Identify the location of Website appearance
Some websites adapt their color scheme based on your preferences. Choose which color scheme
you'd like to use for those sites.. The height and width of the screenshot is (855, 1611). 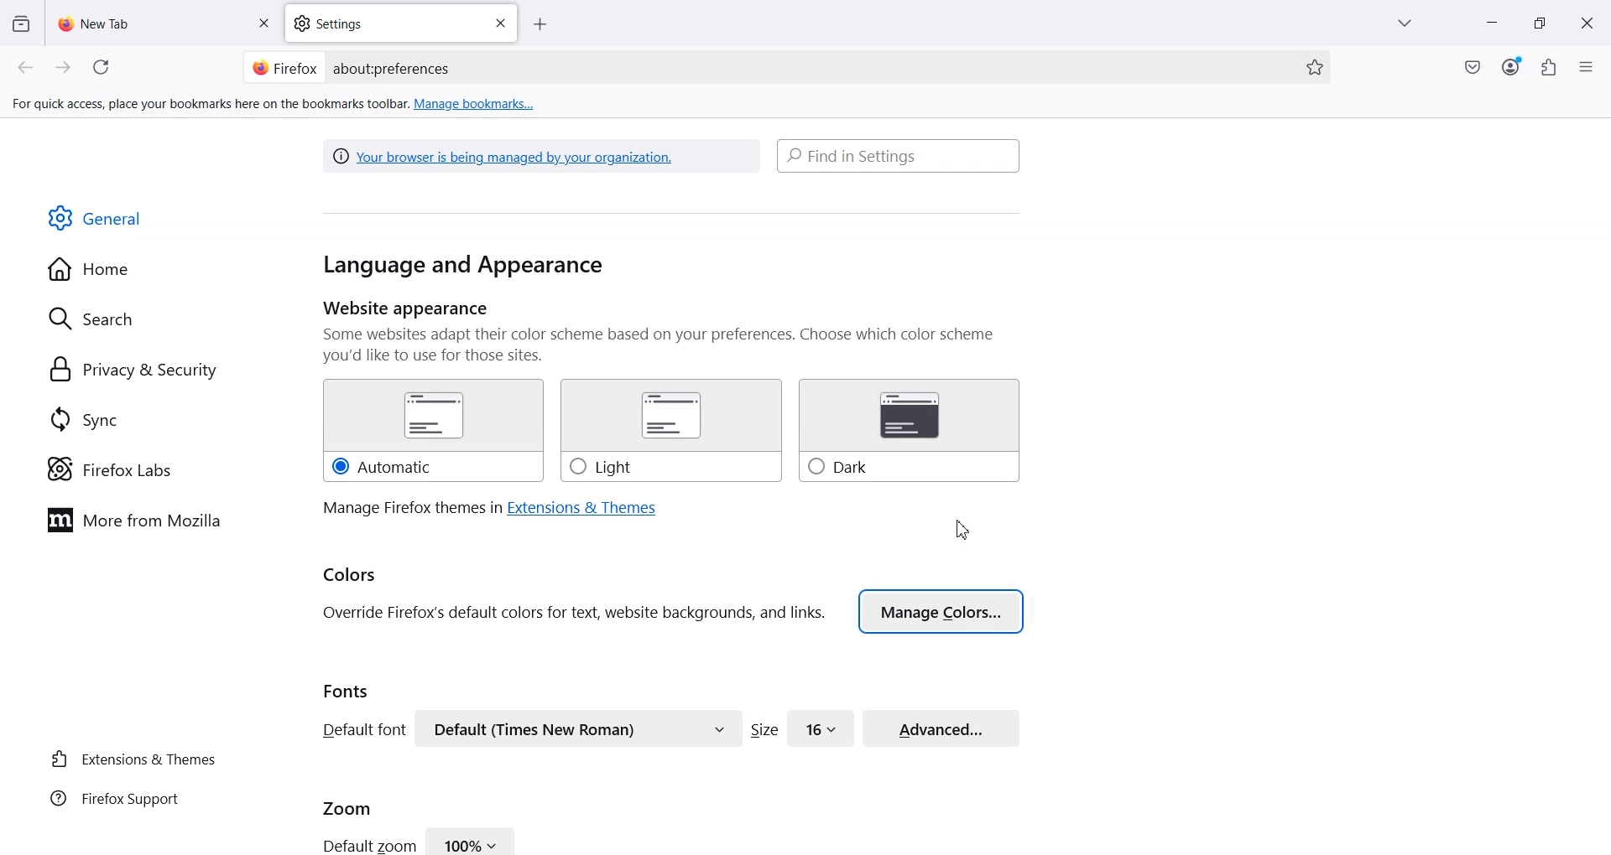
(672, 332).